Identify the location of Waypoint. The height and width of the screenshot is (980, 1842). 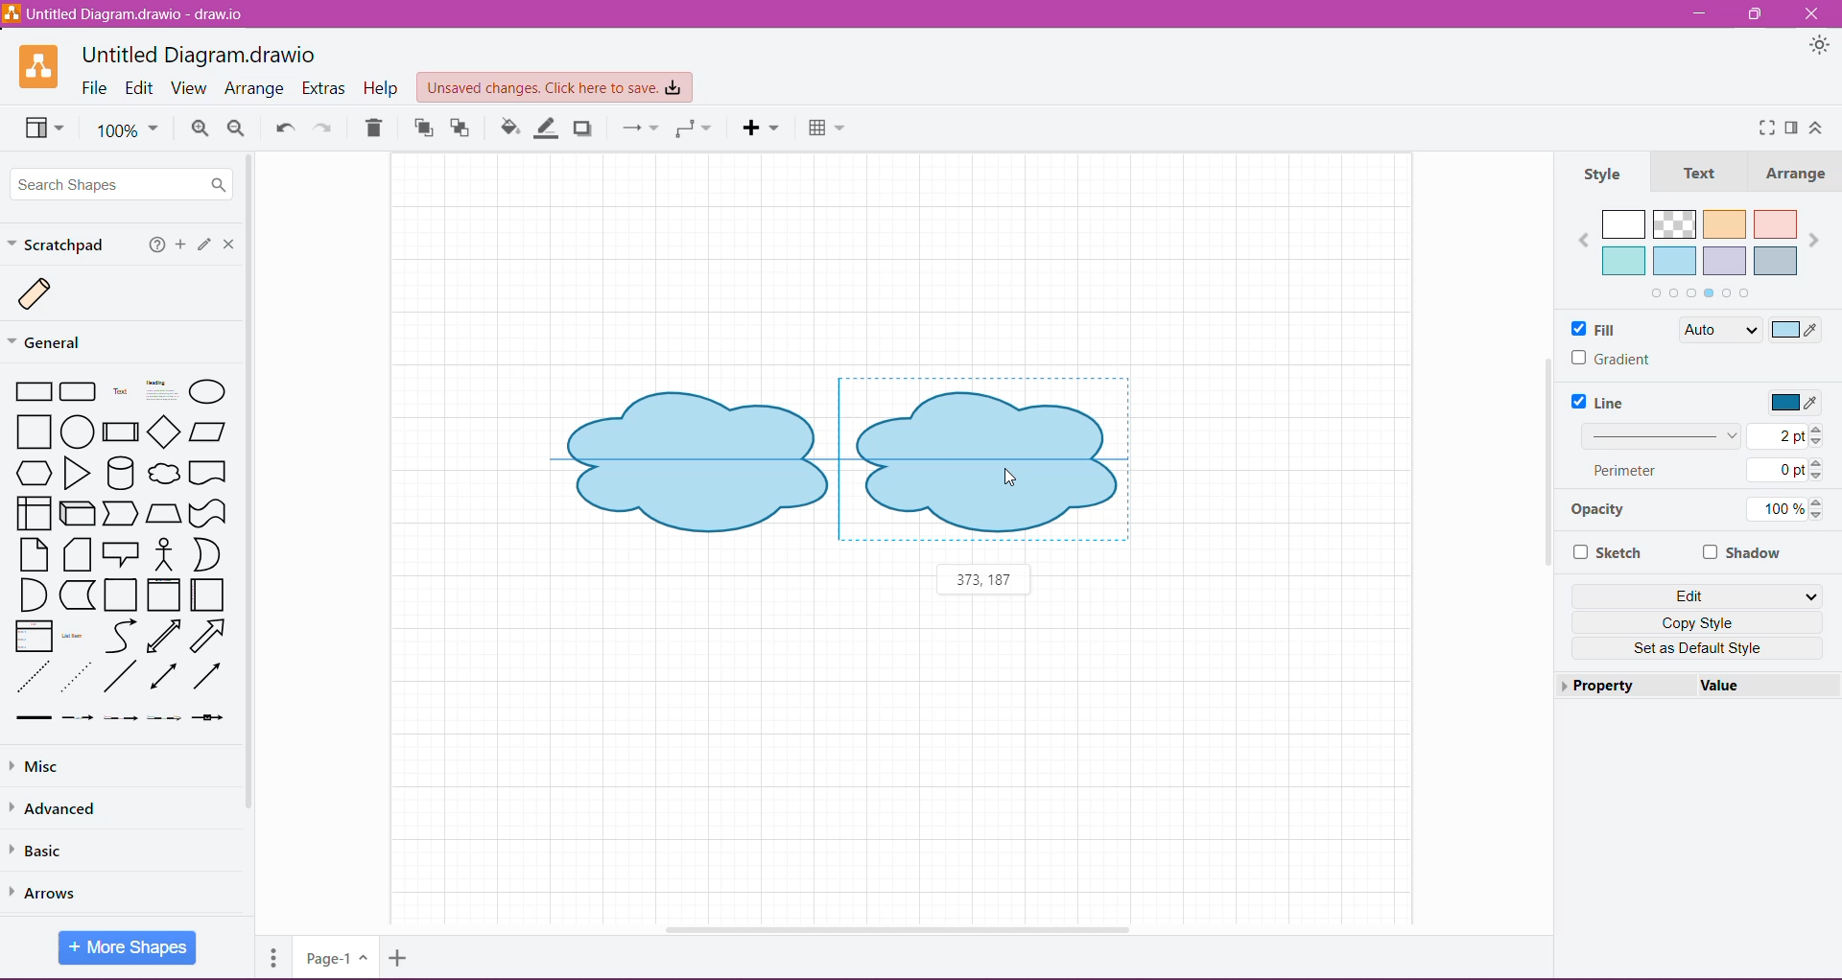
(693, 128).